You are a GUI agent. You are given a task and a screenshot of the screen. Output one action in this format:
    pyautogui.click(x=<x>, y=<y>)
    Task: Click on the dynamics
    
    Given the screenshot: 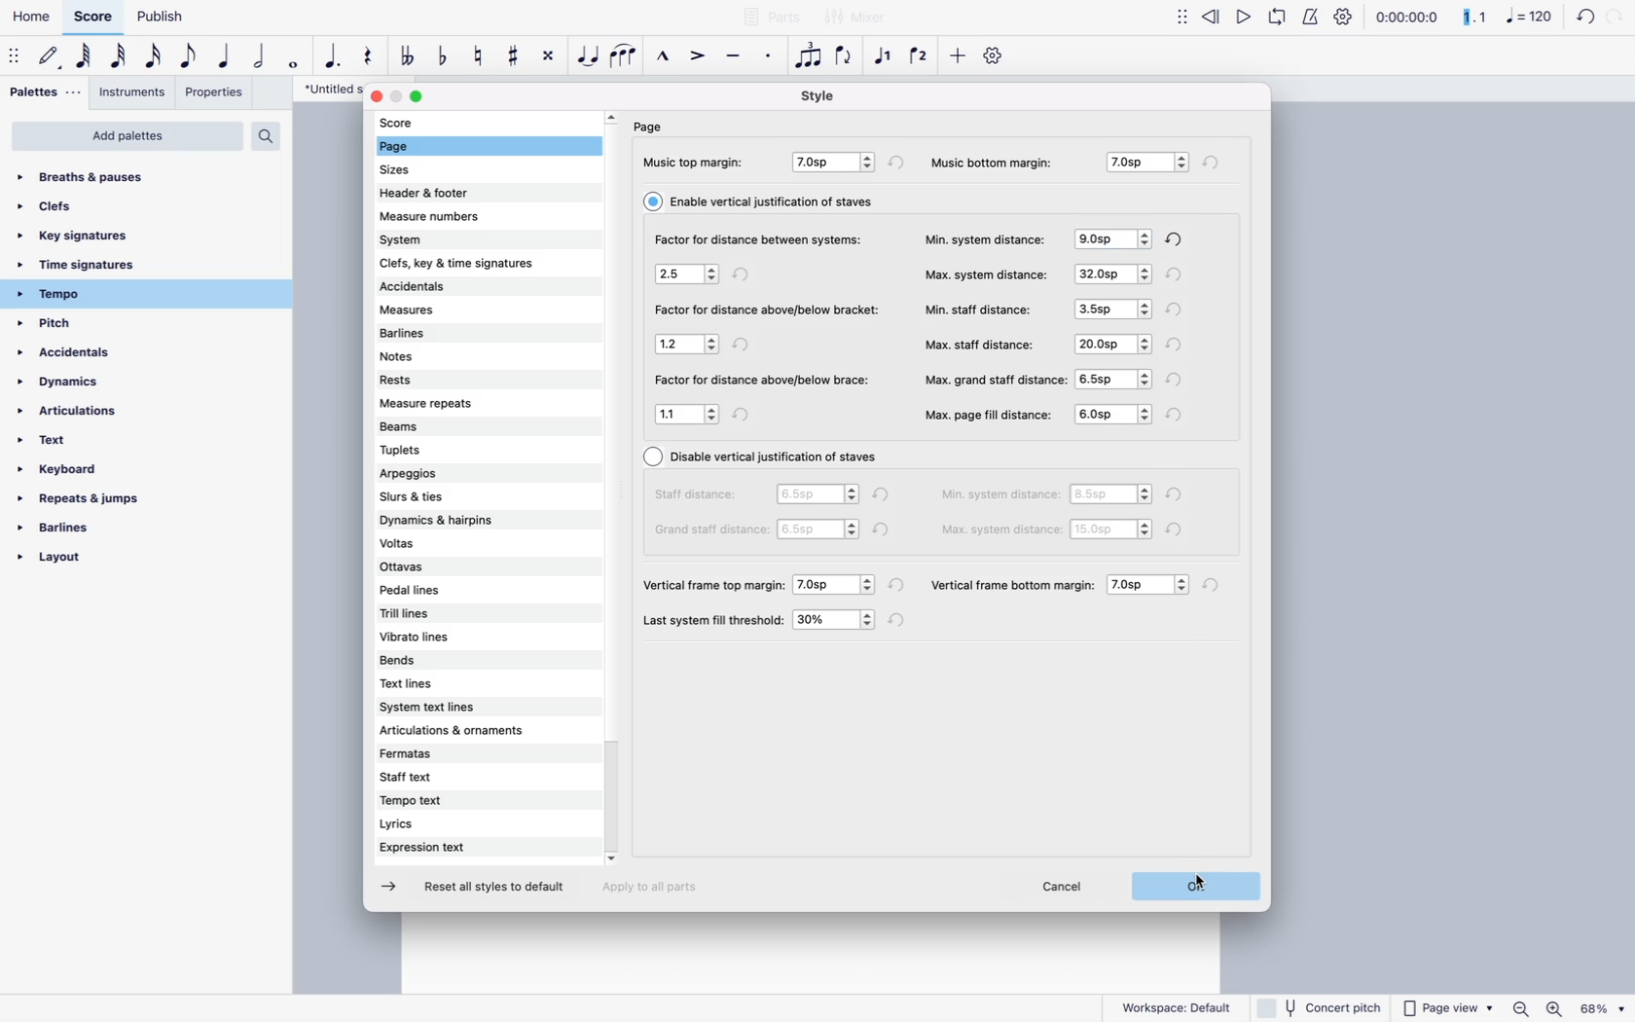 What is the action you would take?
    pyautogui.click(x=87, y=387)
    